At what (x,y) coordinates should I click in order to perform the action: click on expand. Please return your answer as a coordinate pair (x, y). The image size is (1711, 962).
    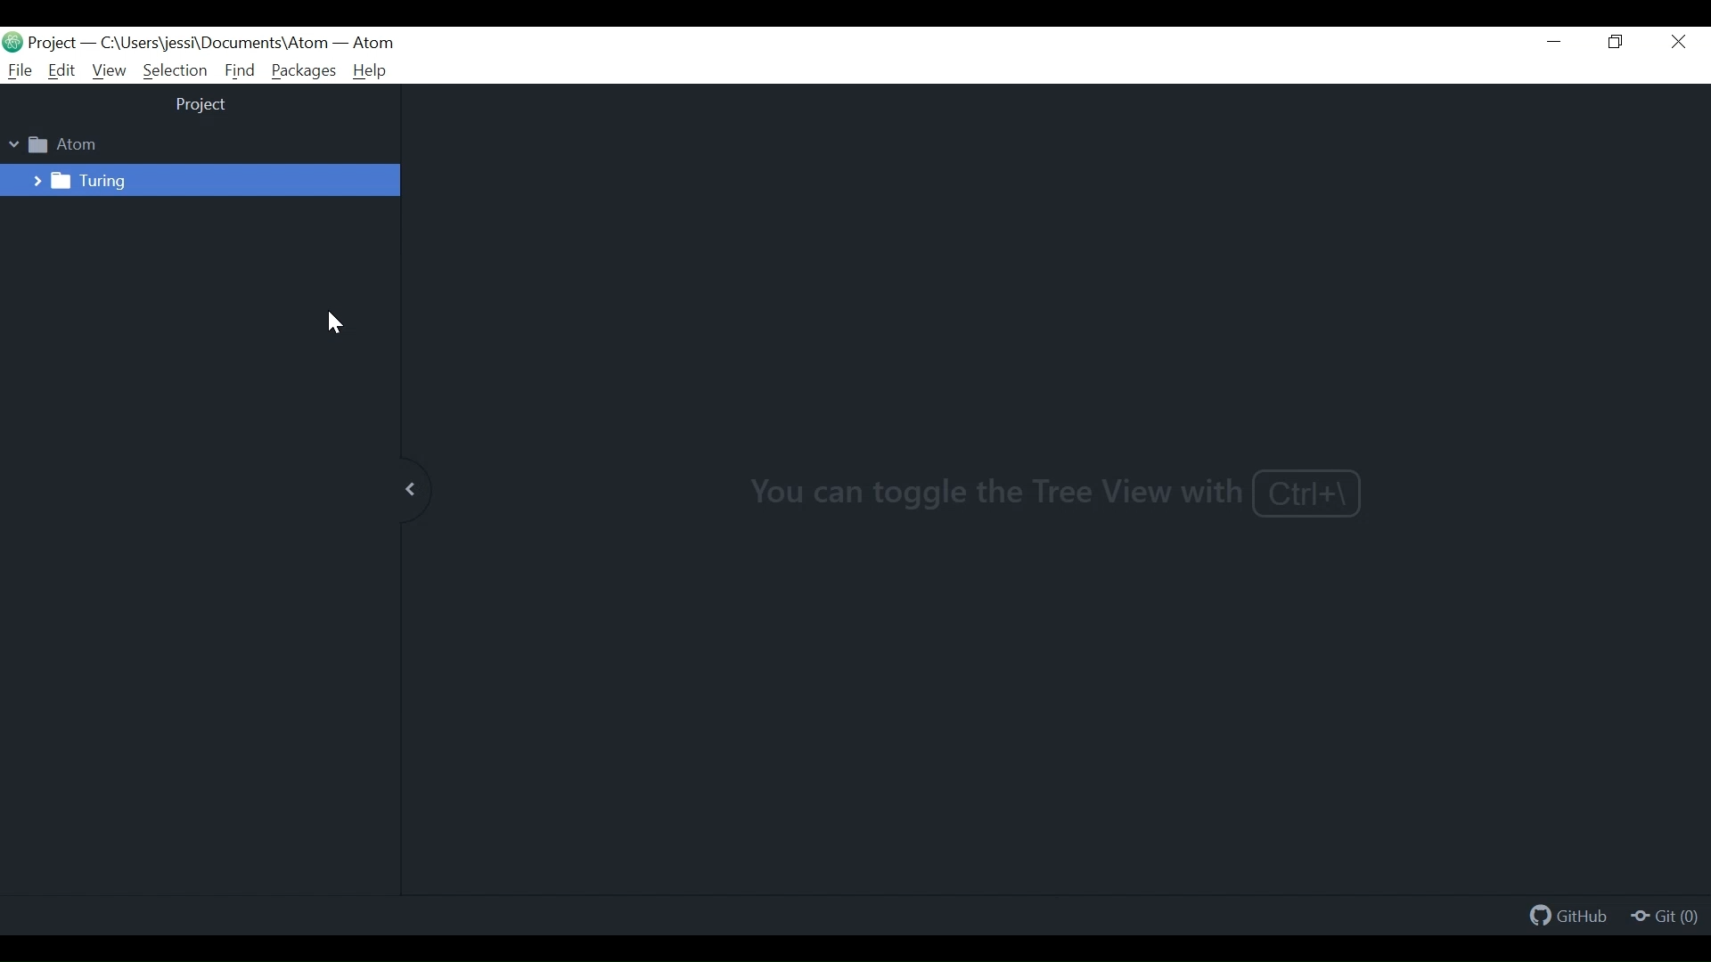
    Looking at the image, I should click on (408, 492).